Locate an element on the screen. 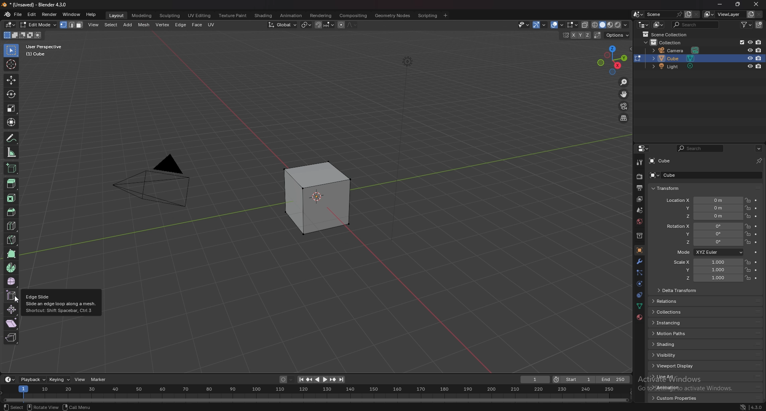 The width and height of the screenshot is (766, 411). rendering is located at coordinates (321, 16).